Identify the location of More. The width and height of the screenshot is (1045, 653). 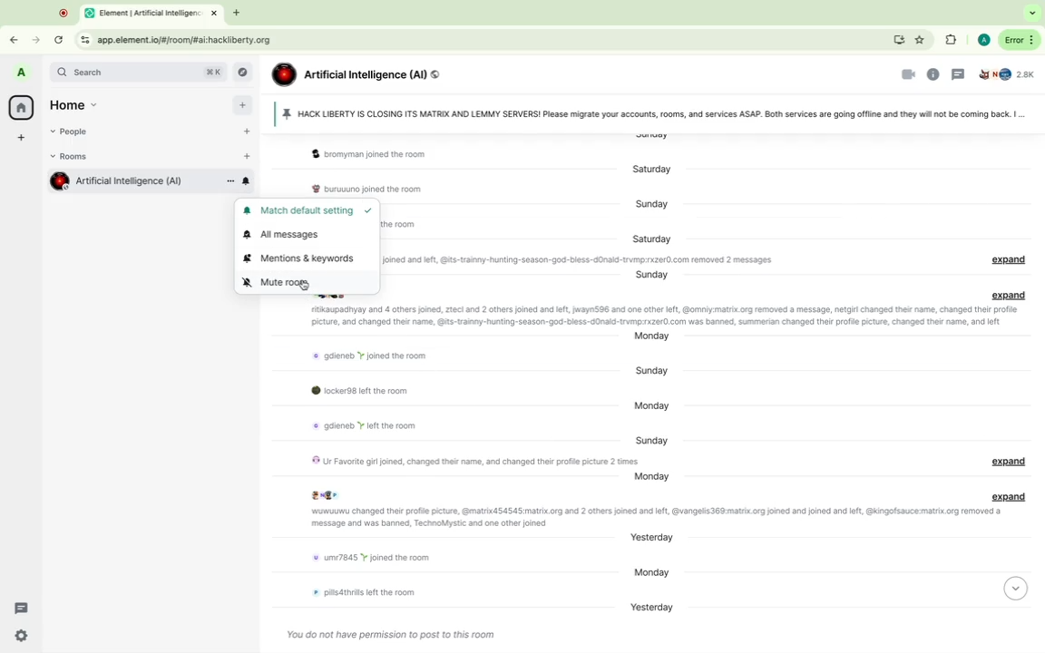
(1020, 39).